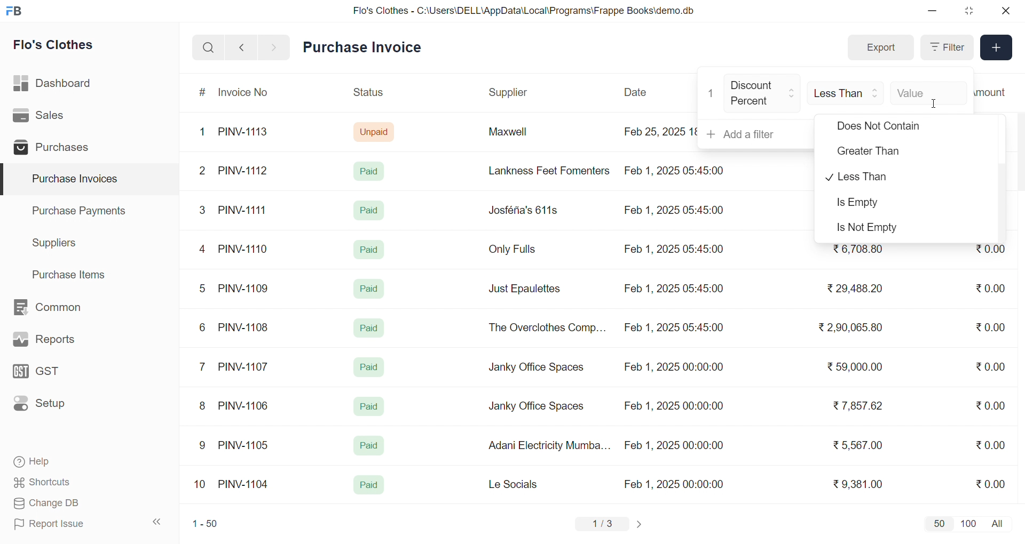 The image size is (1025, 544). Describe the element at coordinates (997, 48) in the screenshot. I see `Add` at that location.